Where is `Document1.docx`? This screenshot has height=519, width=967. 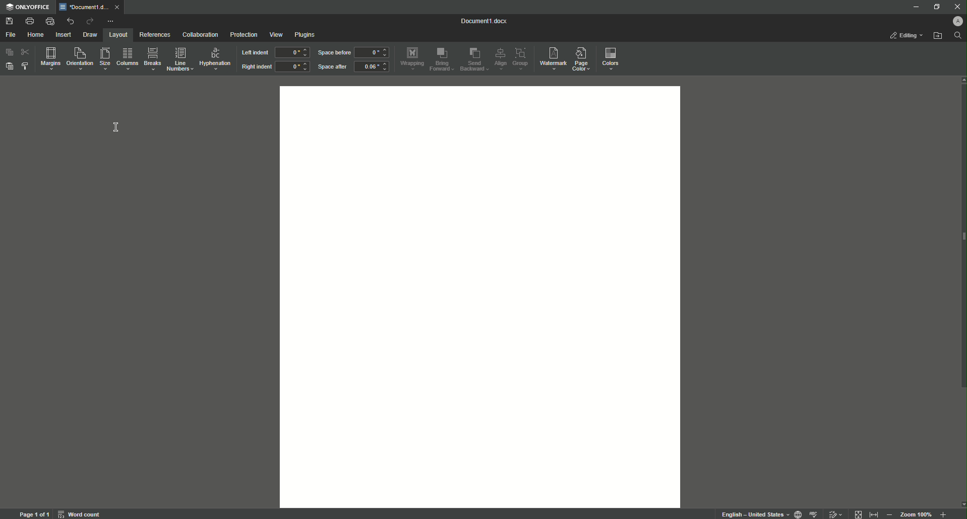 Document1.docx is located at coordinates (485, 22).